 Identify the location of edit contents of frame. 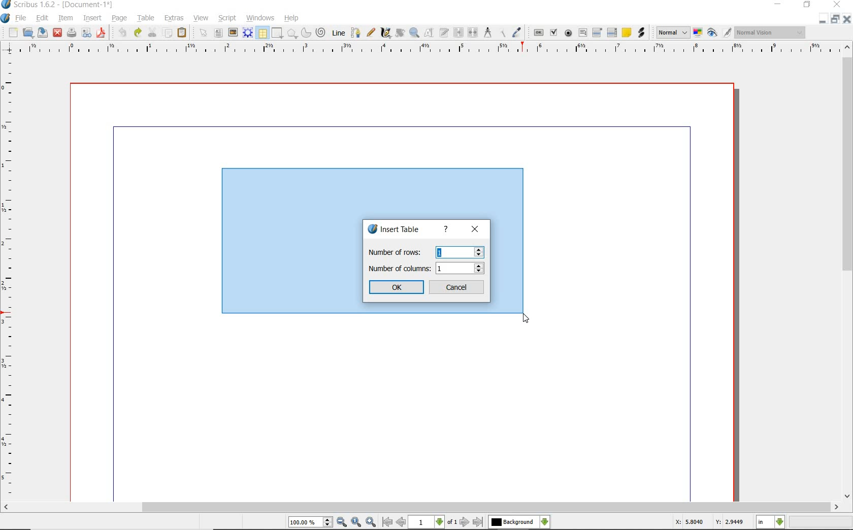
(429, 33).